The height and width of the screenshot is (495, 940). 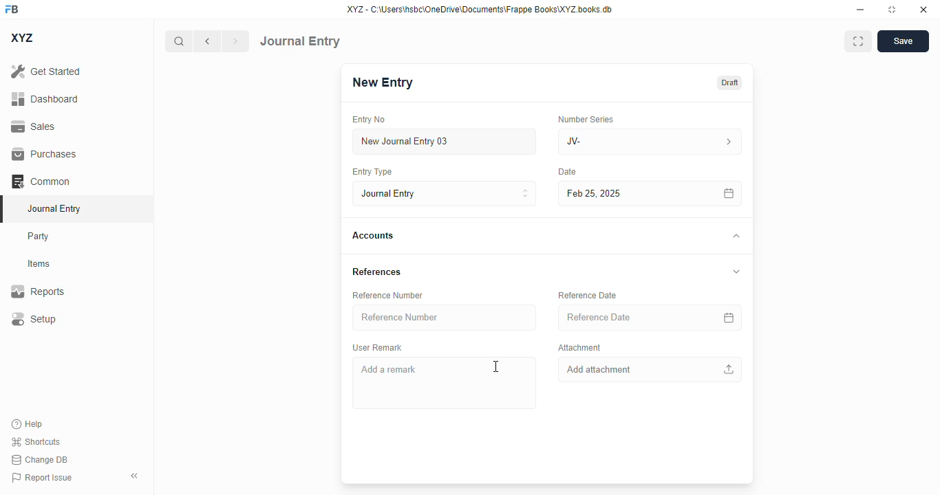 I want to click on toggle sidebar, so click(x=136, y=476).